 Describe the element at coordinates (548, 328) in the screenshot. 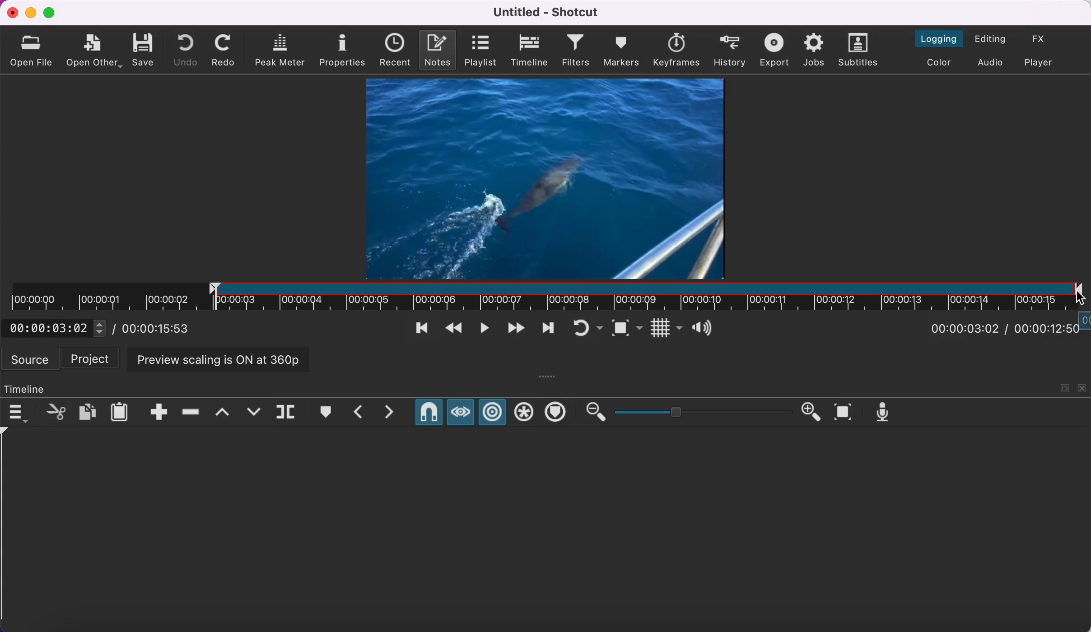

I see `skip to next point` at that location.